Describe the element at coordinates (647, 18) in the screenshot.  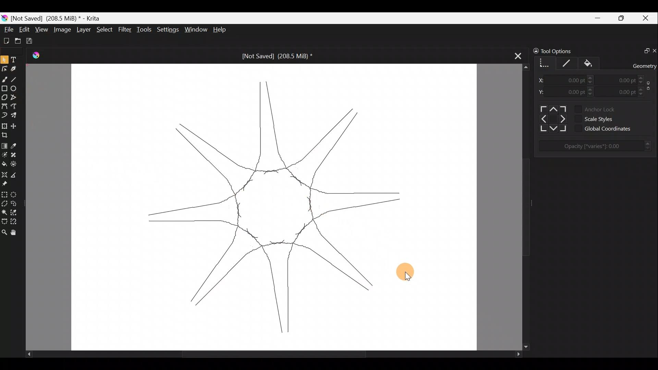
I see `Close` at that location.